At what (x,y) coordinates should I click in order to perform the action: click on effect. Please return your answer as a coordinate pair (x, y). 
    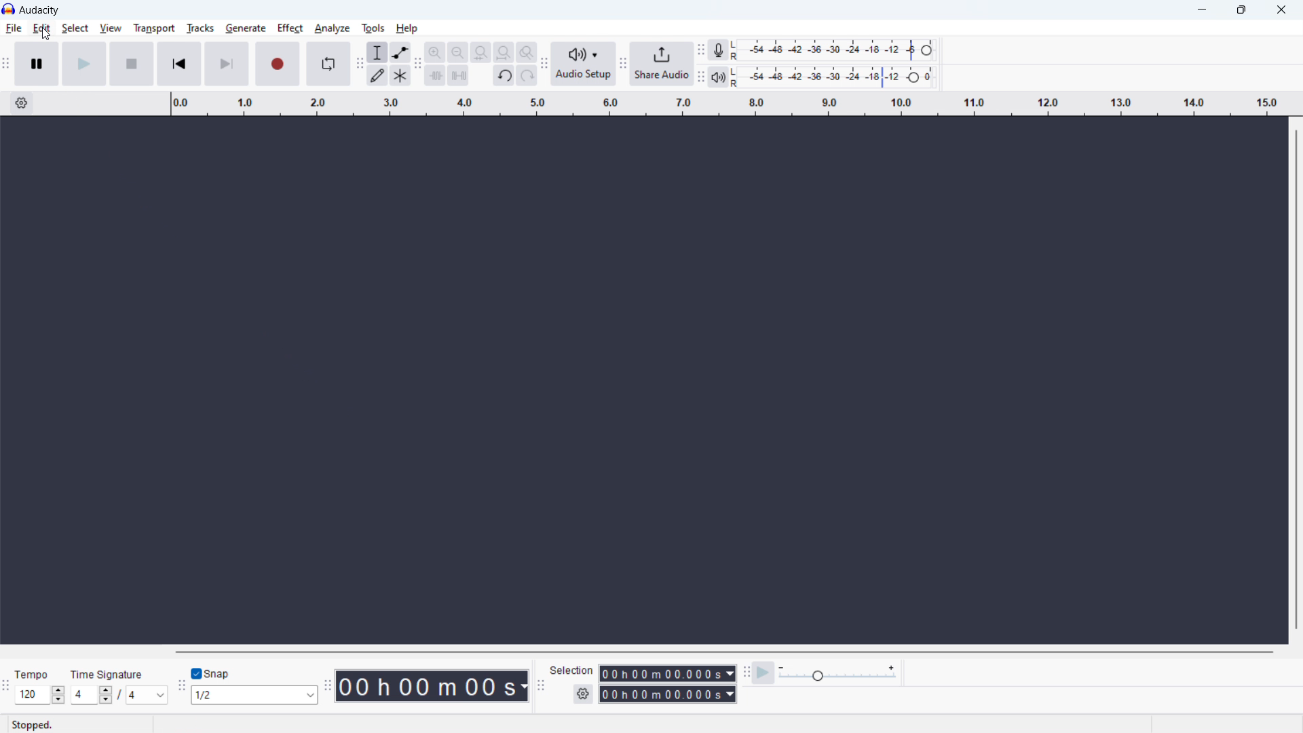
    Looking at the image, I should click on (290, 29).